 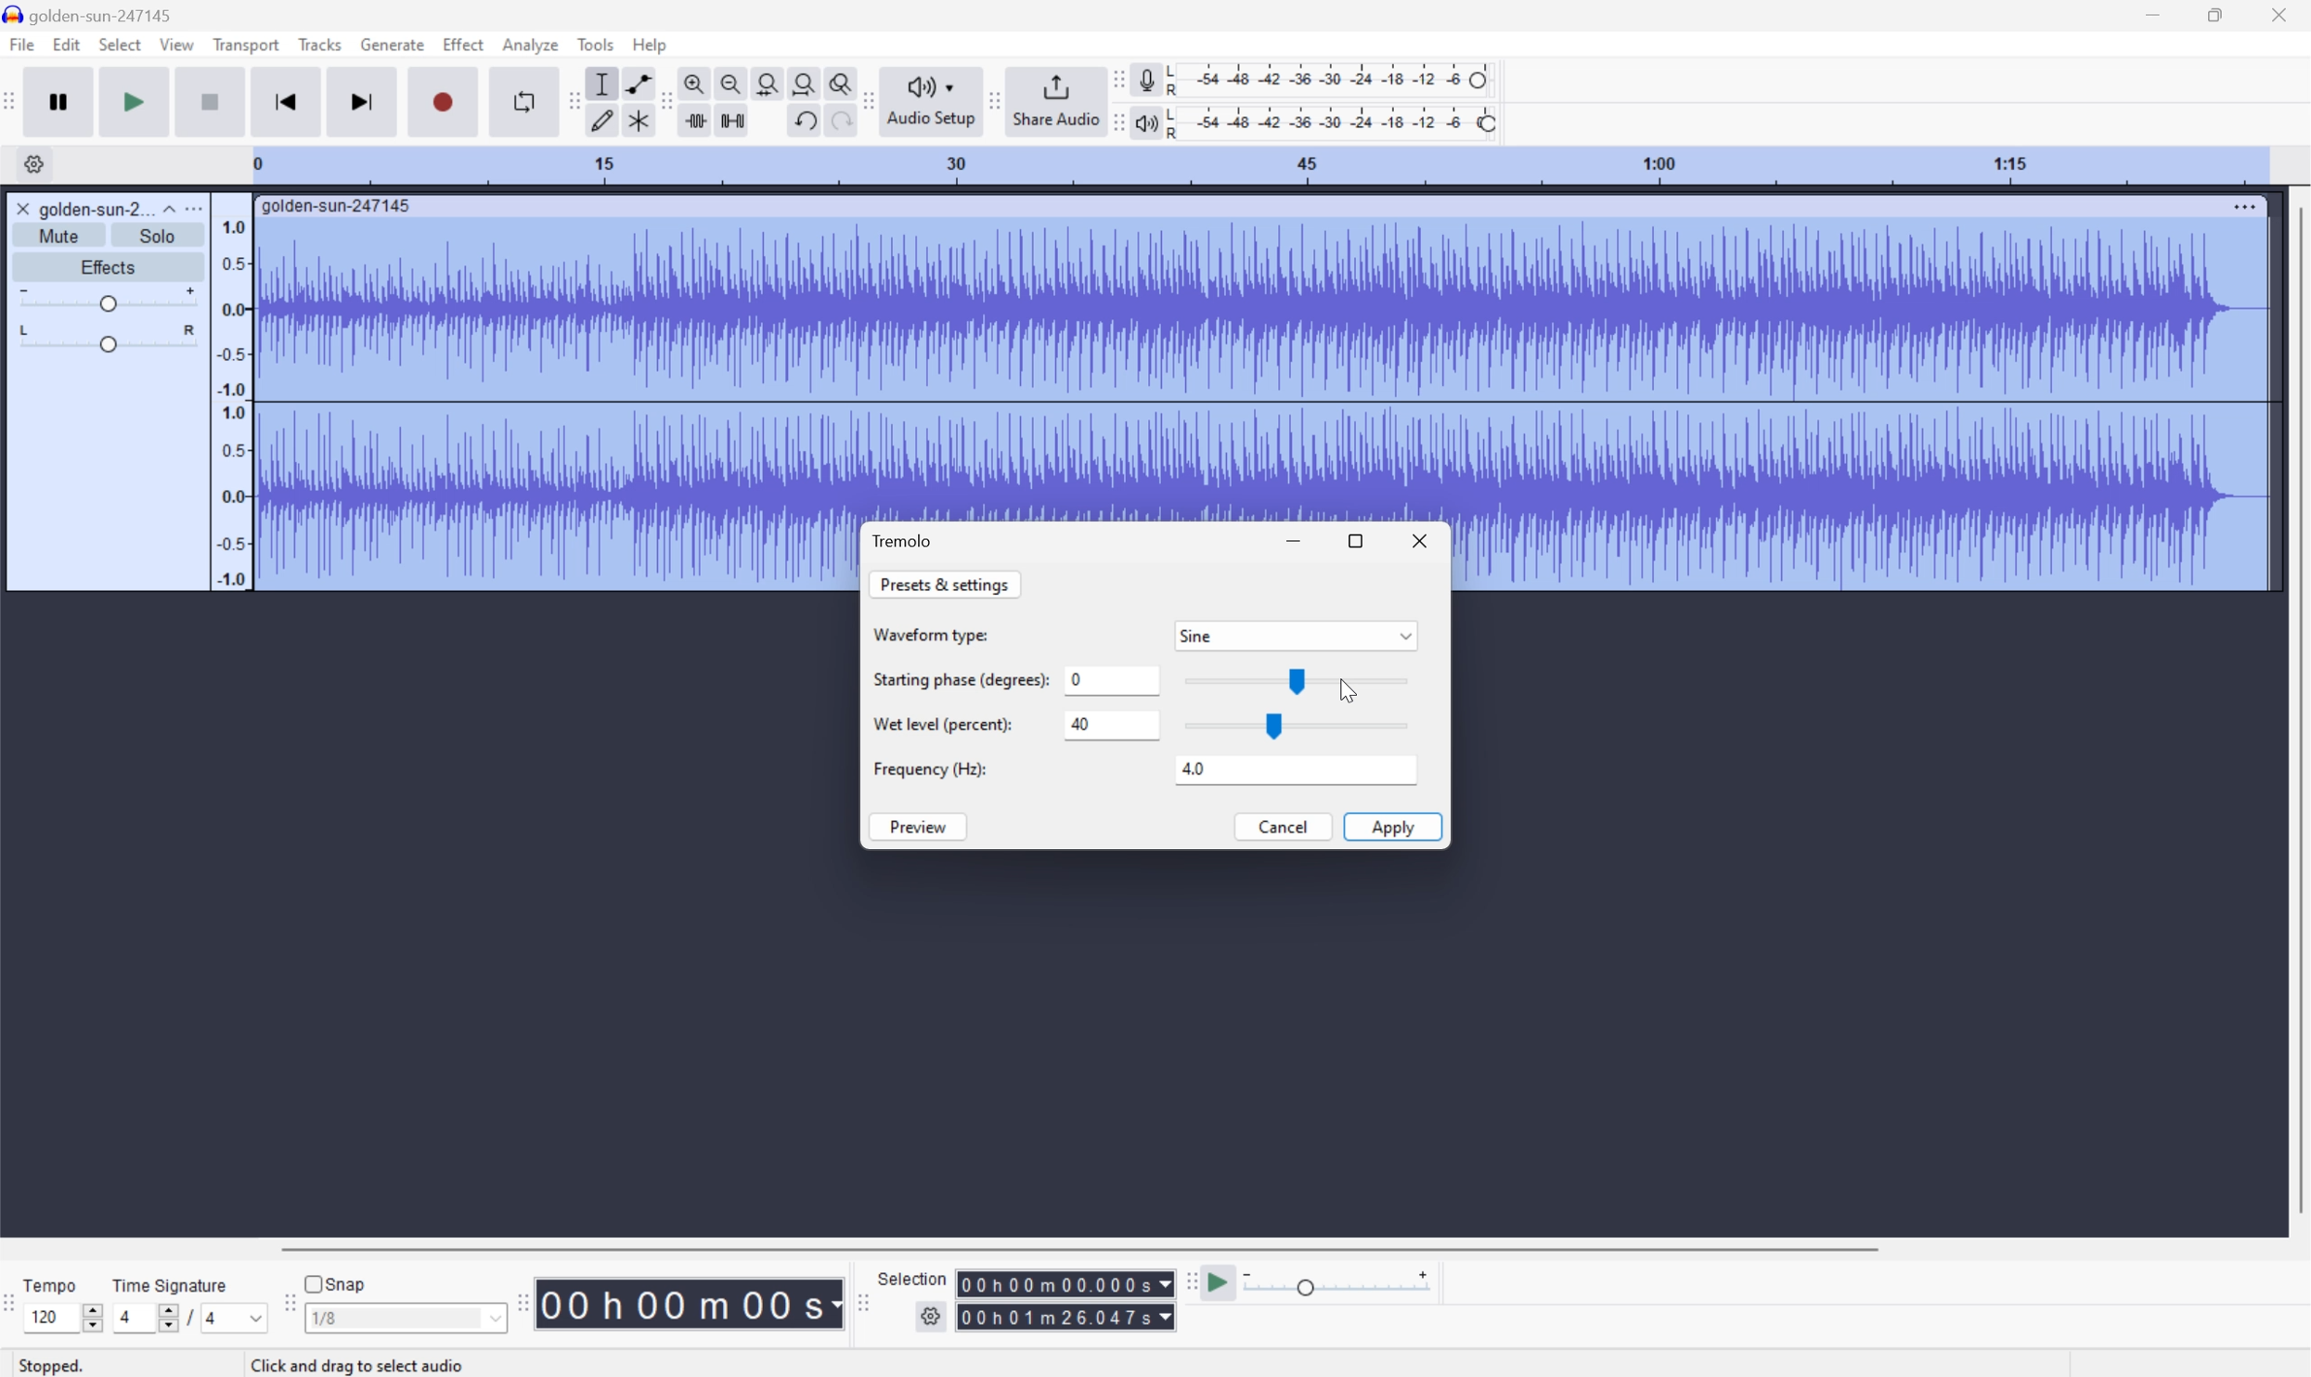 I want to click on Pause, so click(x=62, y=100).